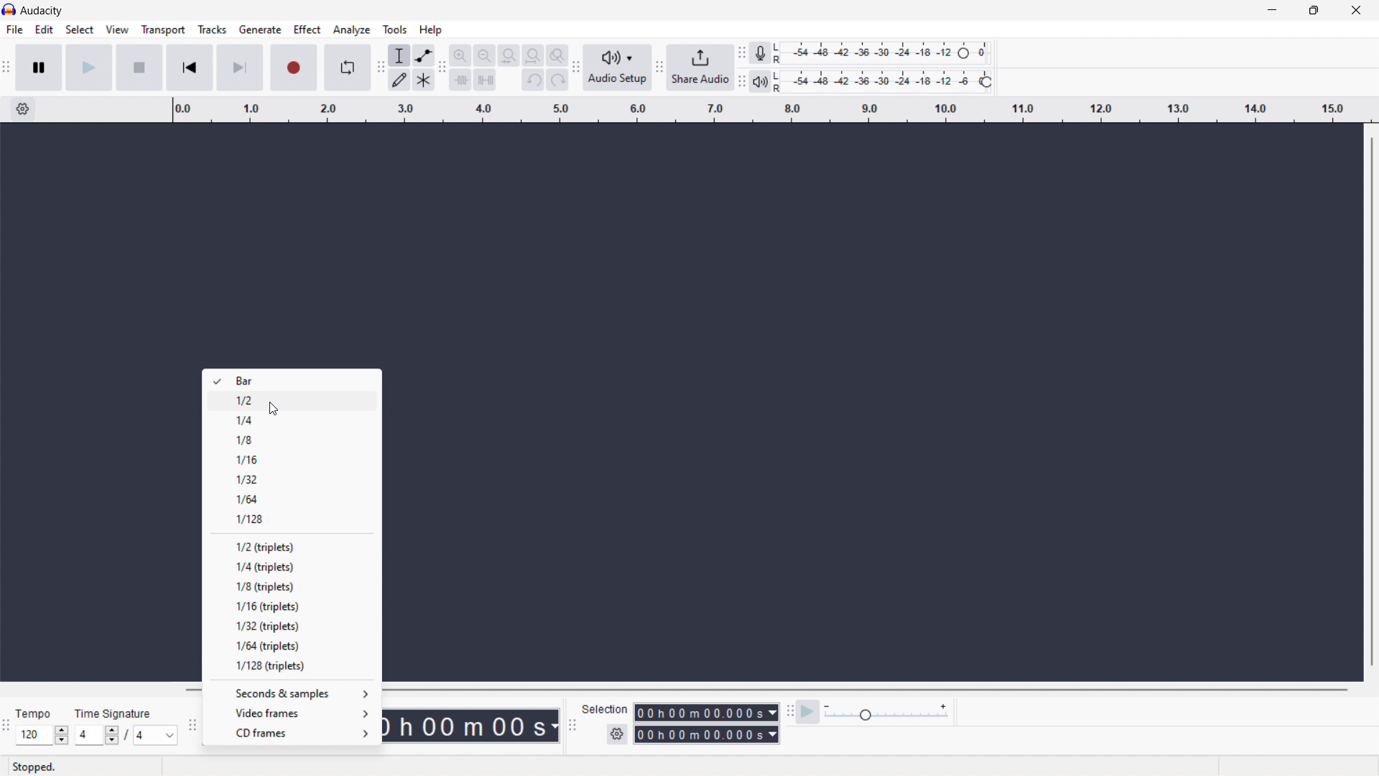 This screenshot has height=776, width=1379. Describe the element at coordinates (423, 56) in the screenshot. I see `envelop tool` at that location.